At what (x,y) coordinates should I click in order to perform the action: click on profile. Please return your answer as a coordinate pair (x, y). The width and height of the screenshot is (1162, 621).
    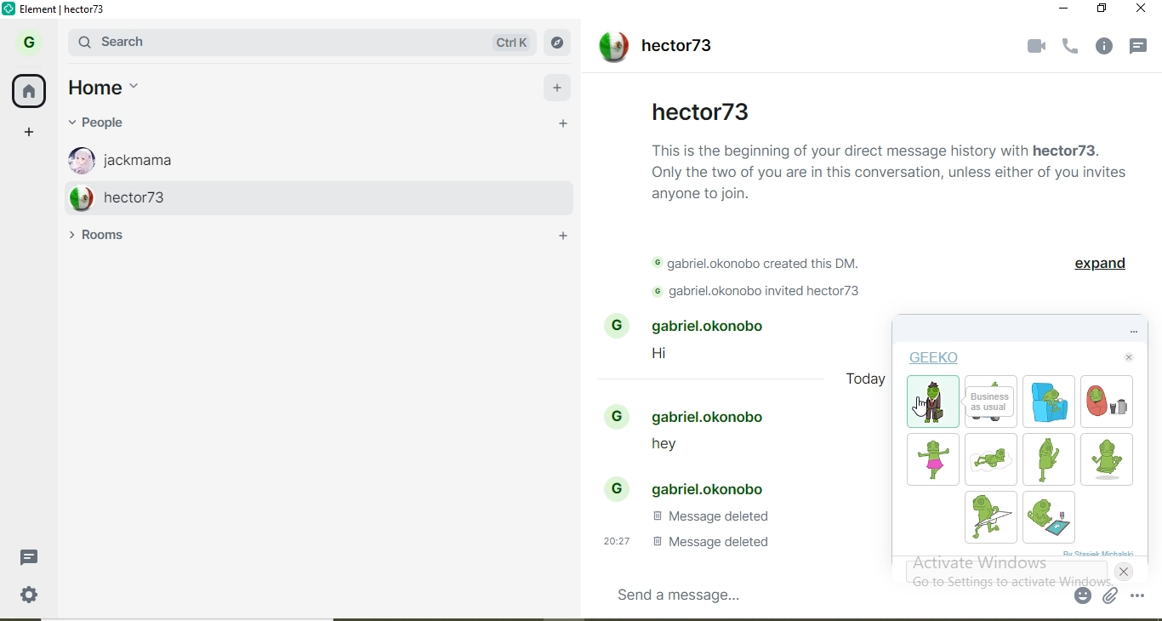
    Looking at the image, I should click on (33, 40).